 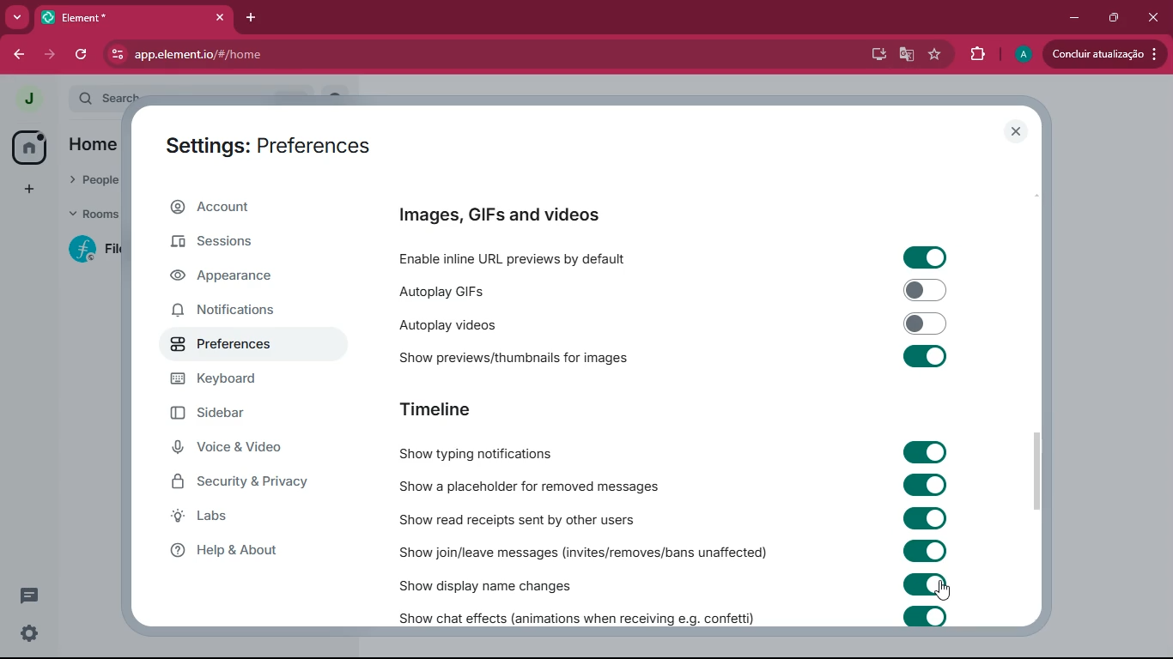 I want to click on favourite, so click(x=935, y=55).